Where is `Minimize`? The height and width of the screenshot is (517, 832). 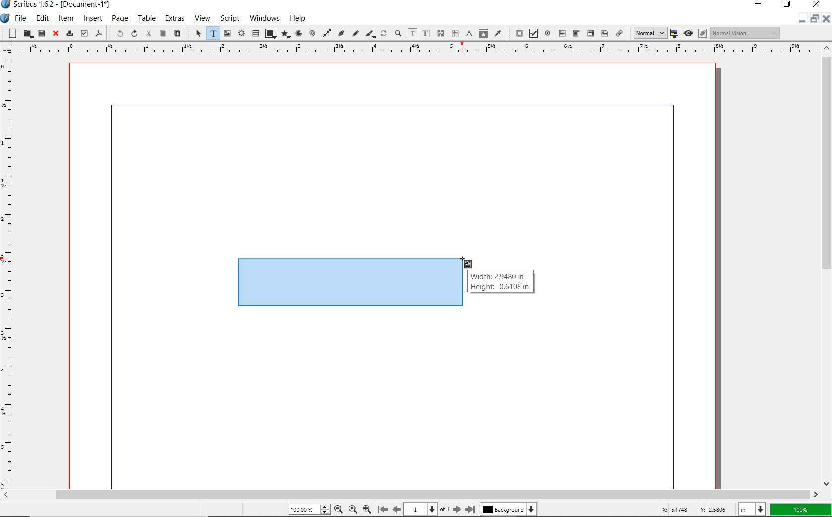 Minimize is located at coordinates (814, 19).